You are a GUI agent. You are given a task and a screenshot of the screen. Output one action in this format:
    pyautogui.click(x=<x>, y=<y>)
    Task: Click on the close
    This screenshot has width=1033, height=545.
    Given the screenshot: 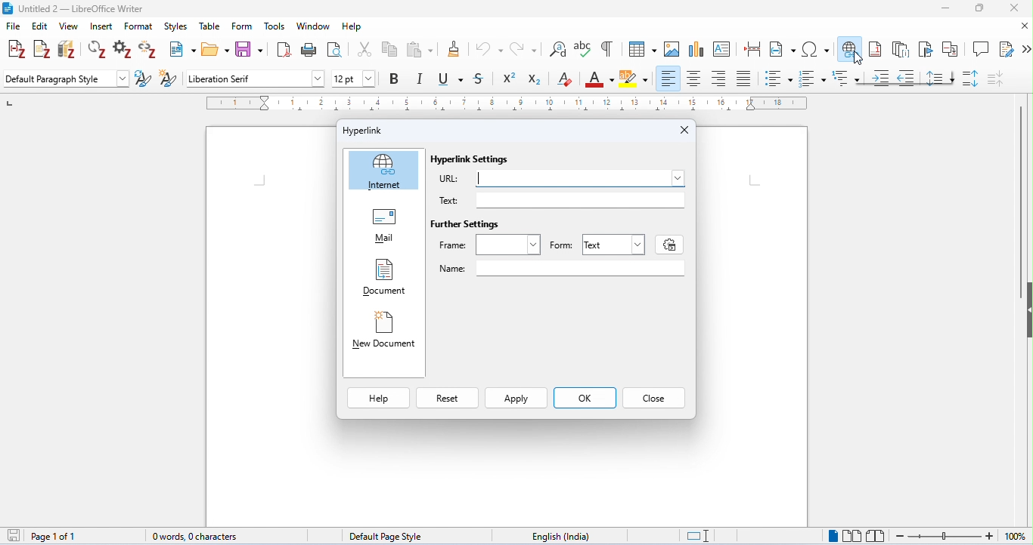 What is the action you would take?
    pyautogui.click(x=1012, y=8)
    